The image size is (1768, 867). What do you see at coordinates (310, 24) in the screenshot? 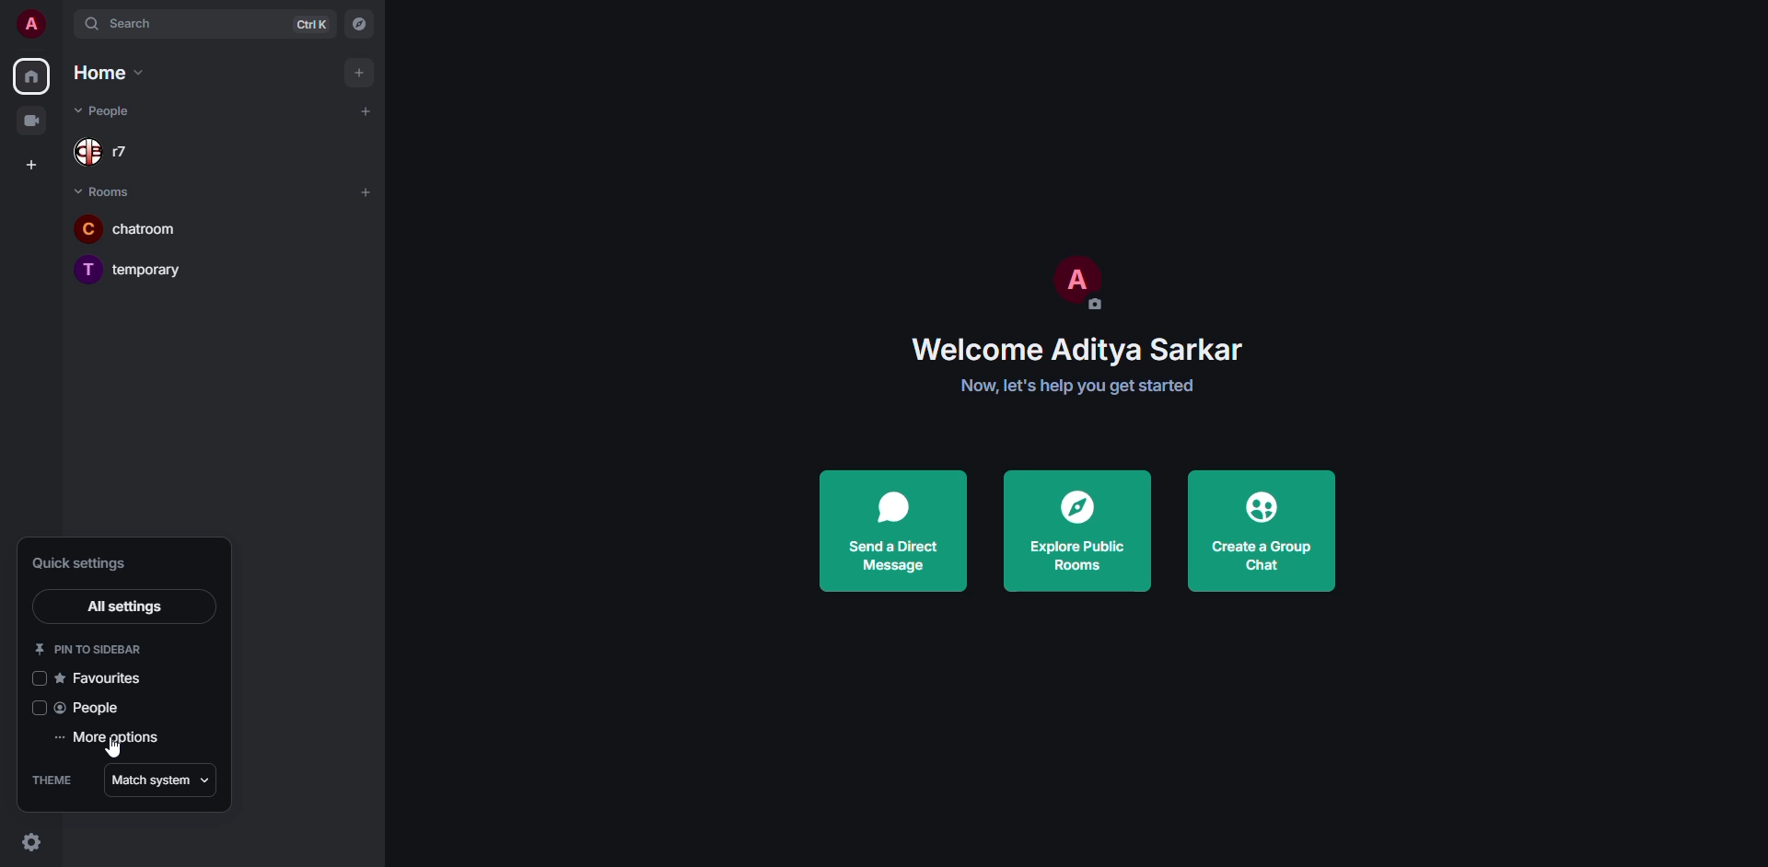
I see `ctrl K` at bounding box center [310, 24].